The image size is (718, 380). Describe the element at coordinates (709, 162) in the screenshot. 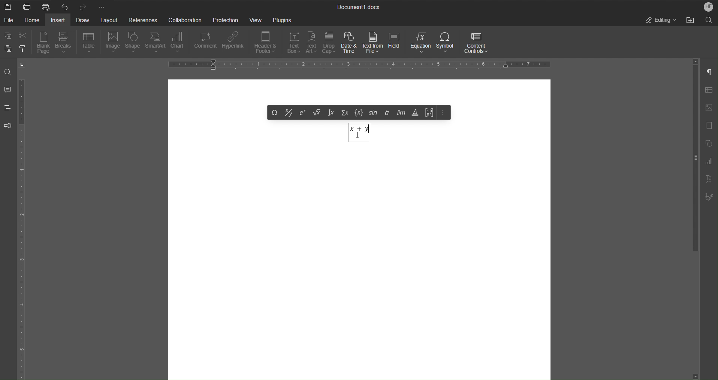

I see `Graph` at that location.